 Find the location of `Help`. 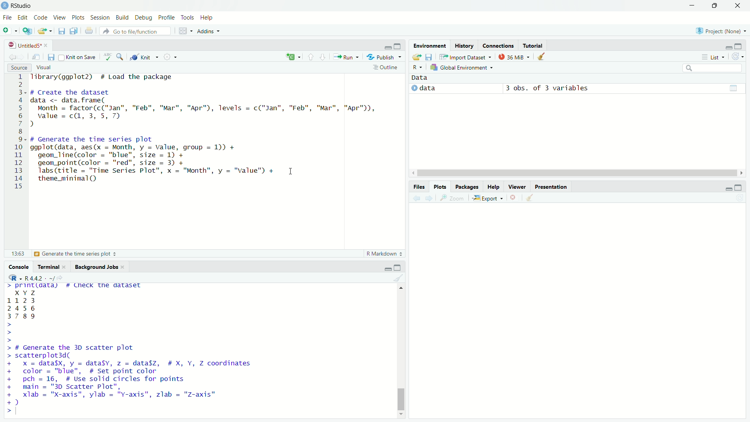

Help is located at coordinates (492, 186).